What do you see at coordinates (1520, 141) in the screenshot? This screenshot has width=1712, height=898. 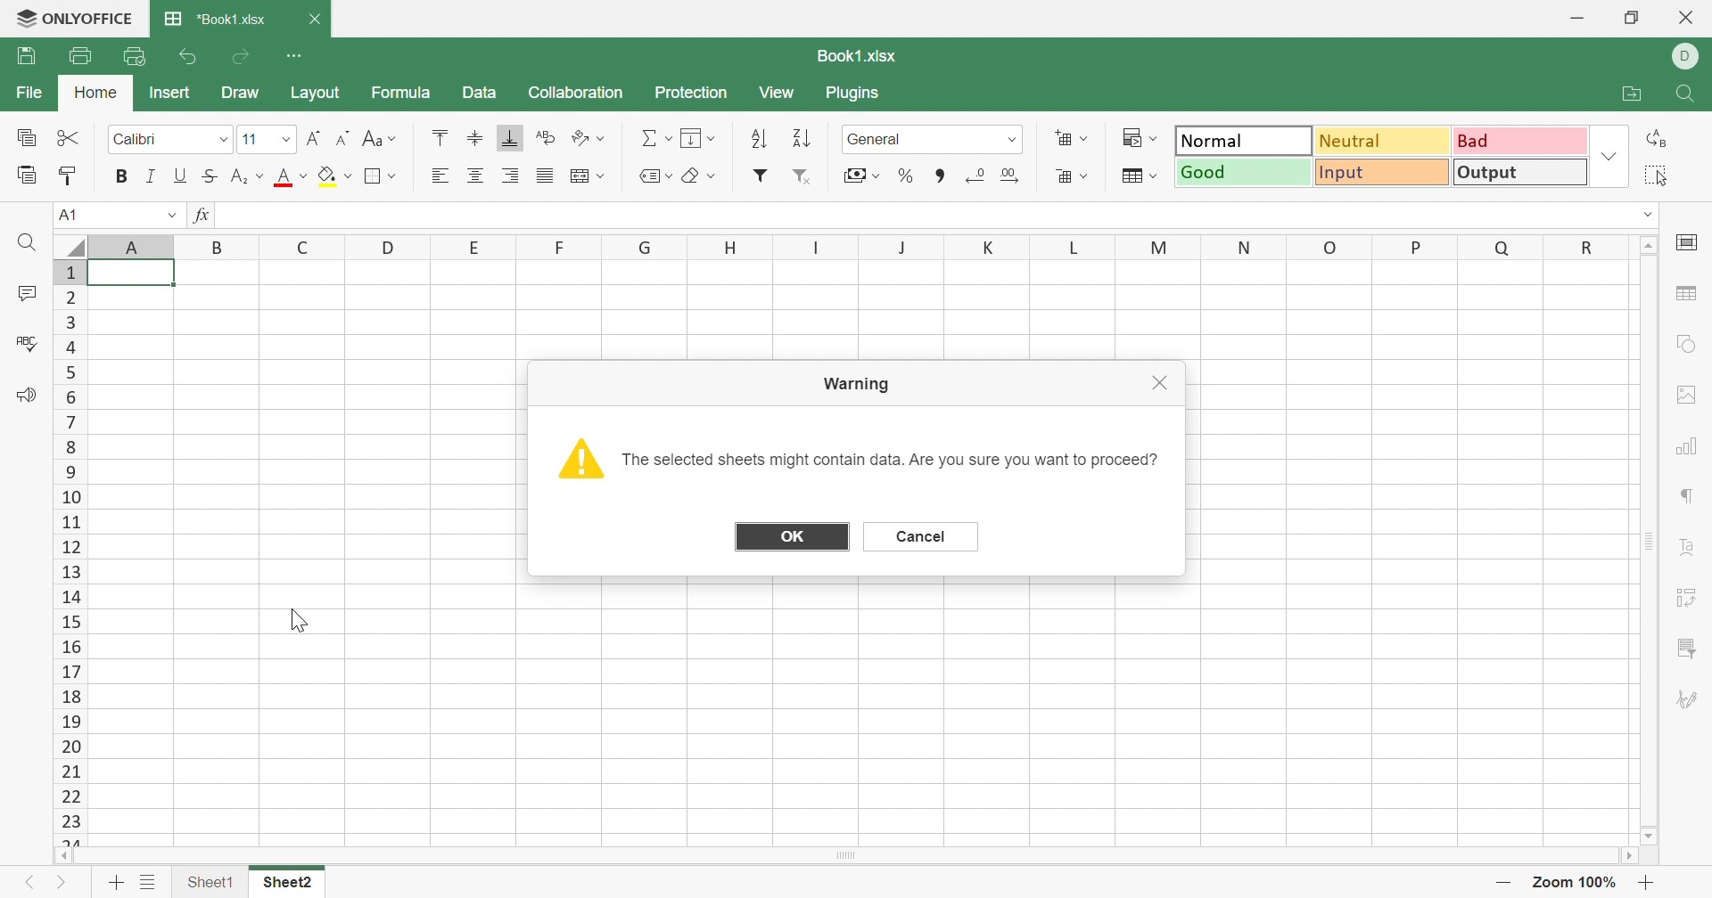 I see `Bad` at bounding box center [1520, 141].